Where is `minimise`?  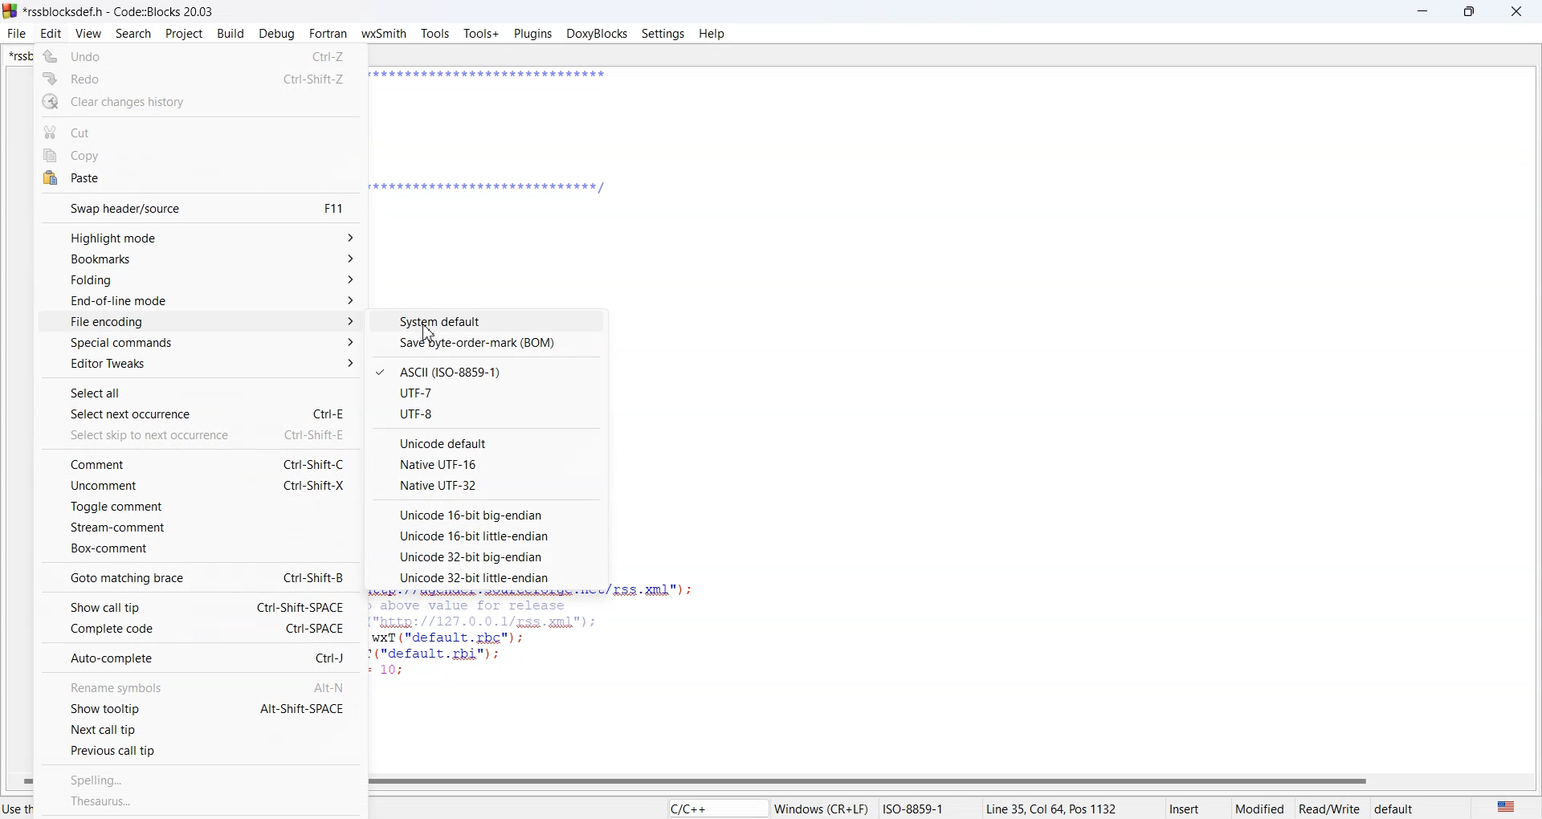
minimise is located at coordinates (1423, 11).